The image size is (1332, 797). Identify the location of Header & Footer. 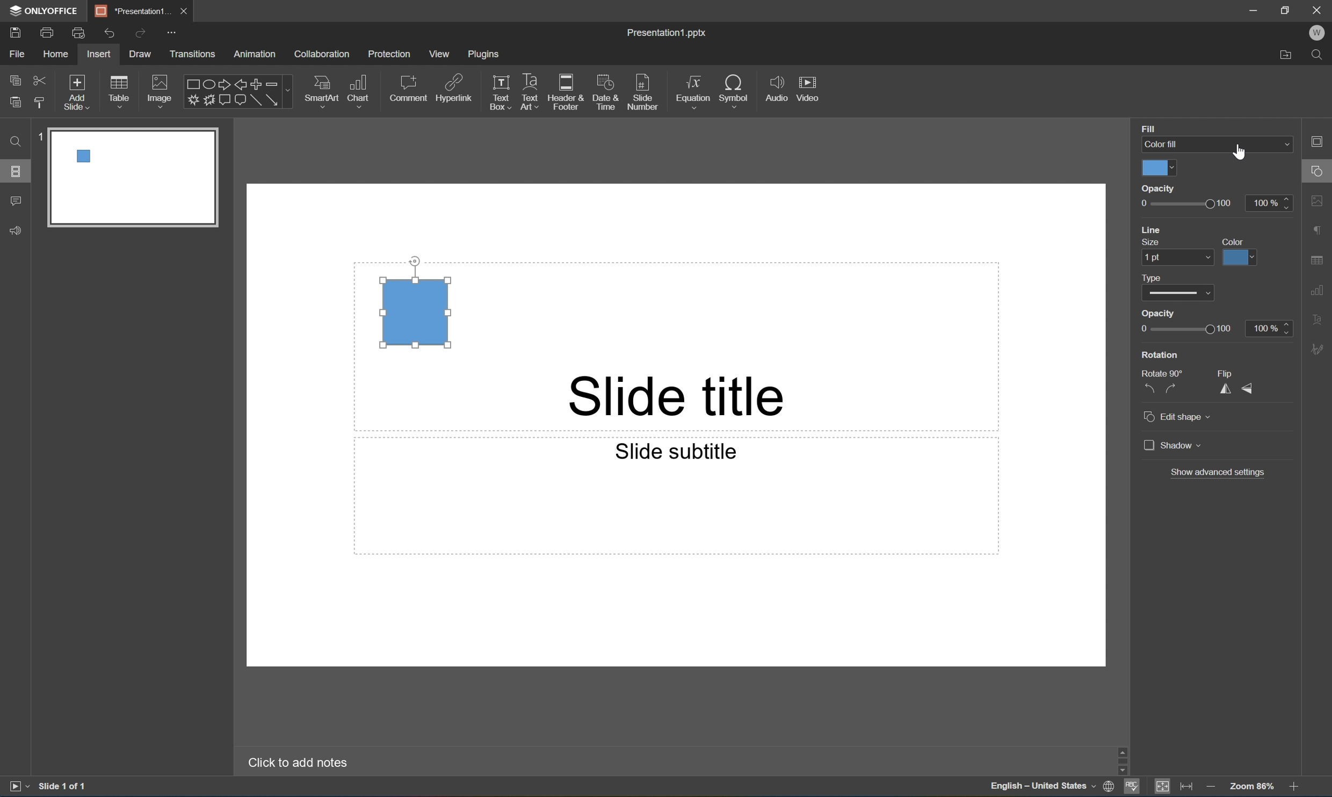
(566, 92).